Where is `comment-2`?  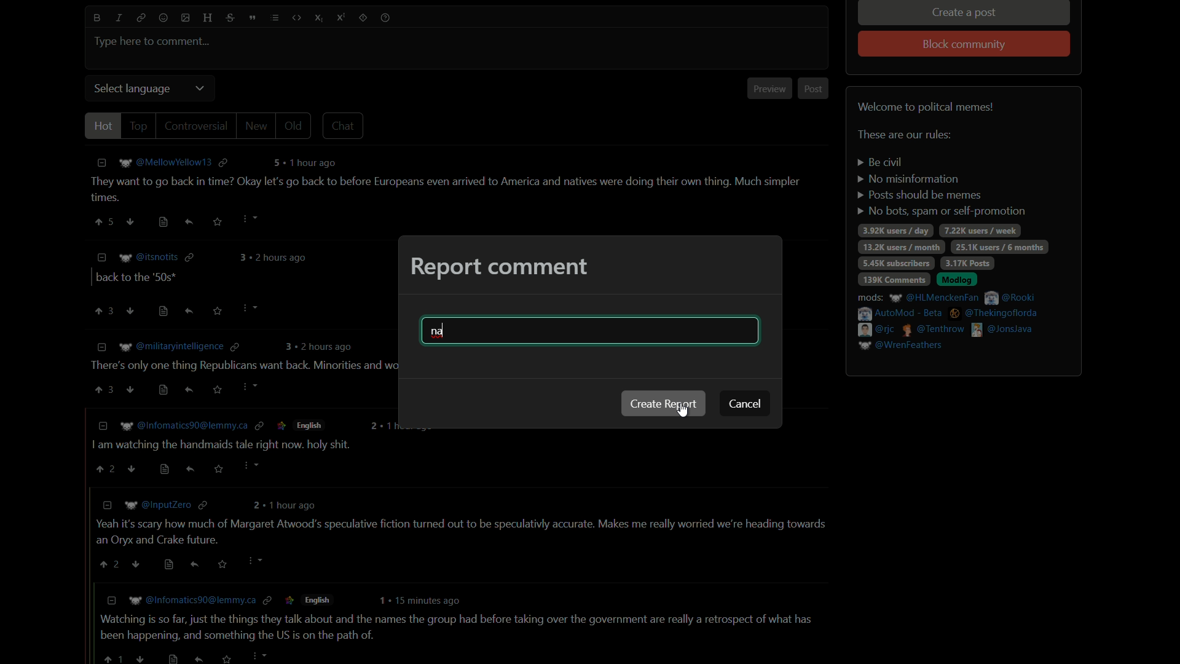 comment-2 is located at coordinates (135, 279).